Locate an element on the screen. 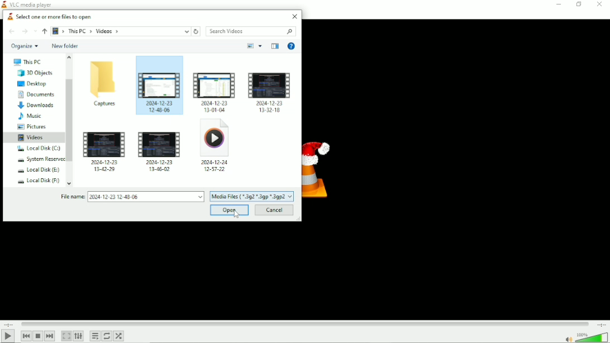 This screenshot has height=343, width=610. Forward is located at coordinates (24, 31).